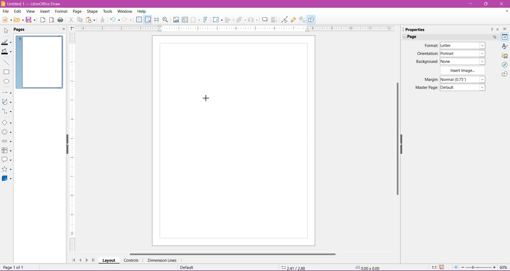 The height and width of the screenshot is (271, 510). What do you see at coordinates (504, 65) in the screenshot?
I see `Navigator` at bounding box center [504, 65].